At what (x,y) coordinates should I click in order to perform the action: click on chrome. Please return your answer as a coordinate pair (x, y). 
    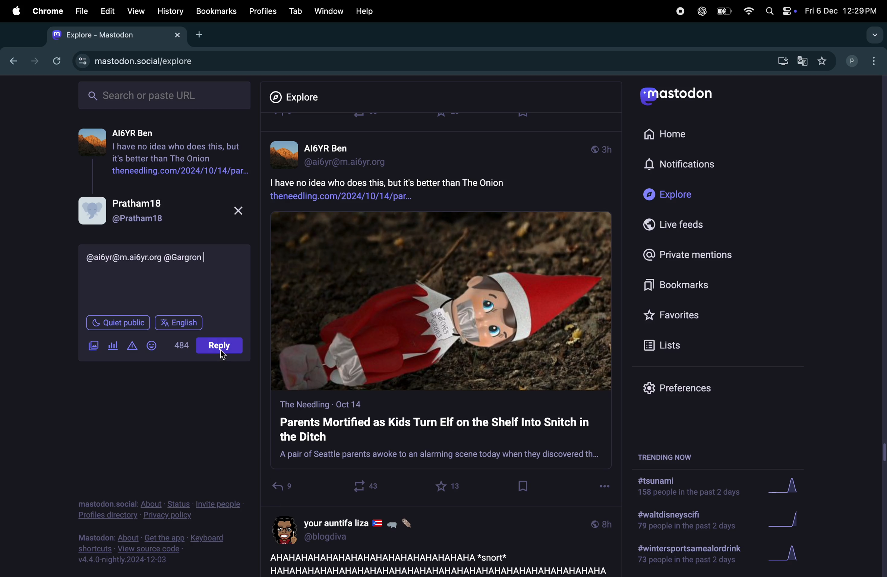
    Looking at the image, I should click on (46, 11).